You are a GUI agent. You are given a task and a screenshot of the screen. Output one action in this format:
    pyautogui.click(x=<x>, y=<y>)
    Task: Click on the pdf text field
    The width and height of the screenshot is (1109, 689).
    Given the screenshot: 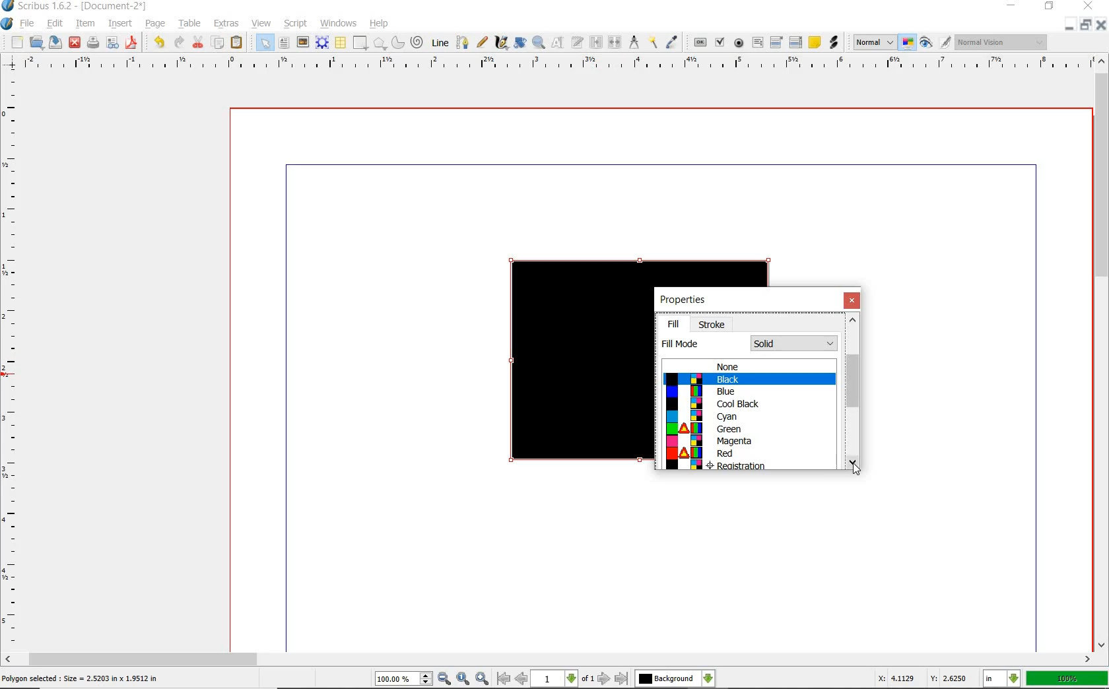 What is the action you would take?
    pyautogui.click(x=758, y=43)
    